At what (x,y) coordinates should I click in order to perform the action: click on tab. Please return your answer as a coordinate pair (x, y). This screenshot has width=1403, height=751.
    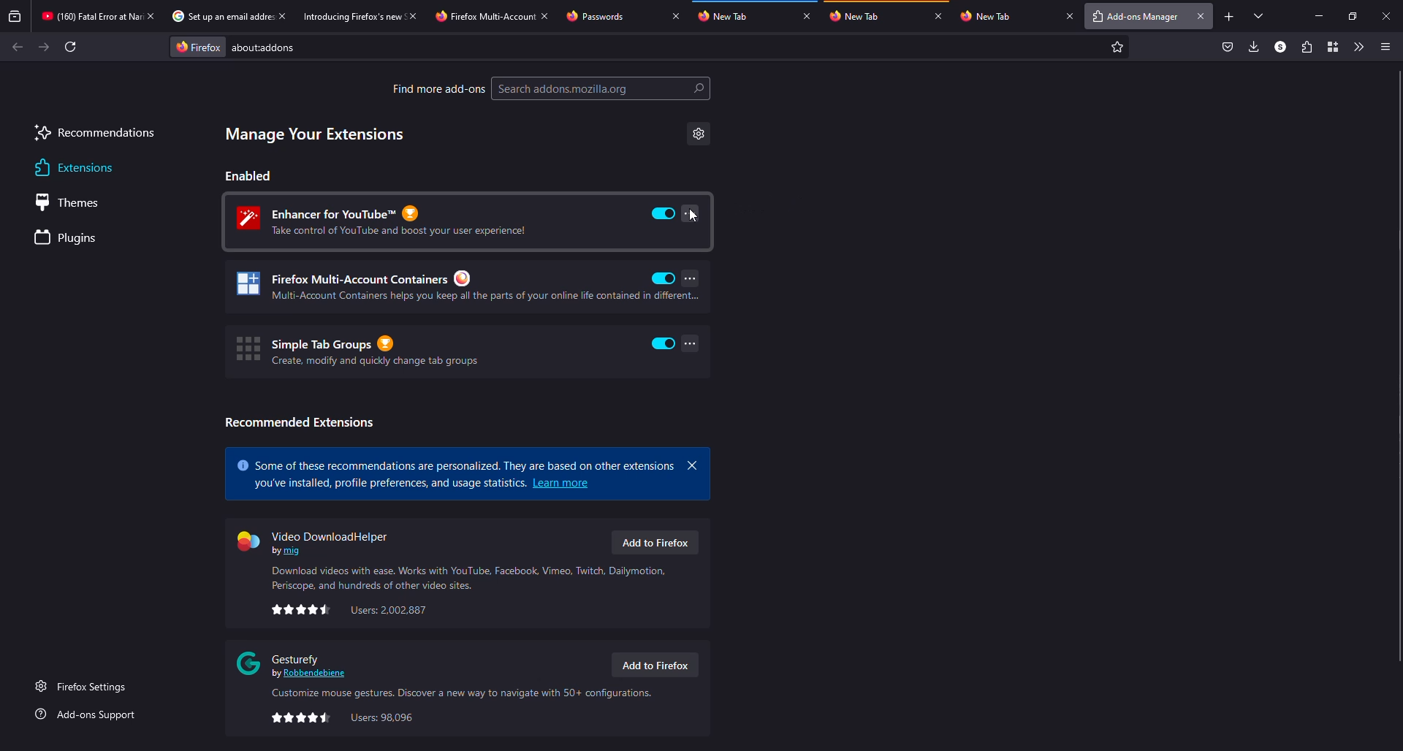
    Looking at the image, I should click on (1007, 16).